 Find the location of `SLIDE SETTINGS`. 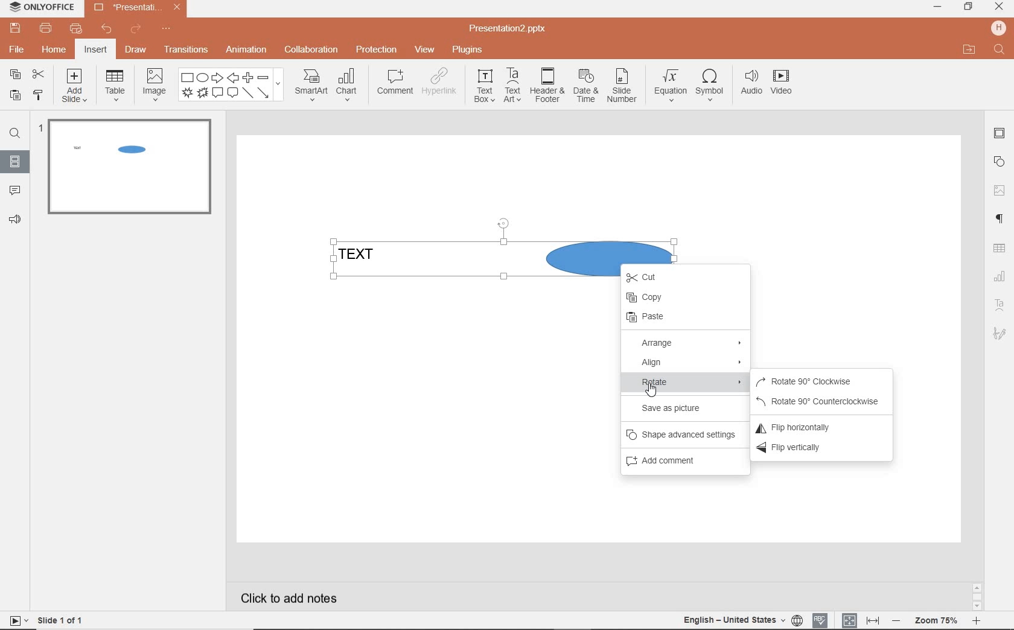

SLIDE SETTINGS is located at coordinates (1000, 134).